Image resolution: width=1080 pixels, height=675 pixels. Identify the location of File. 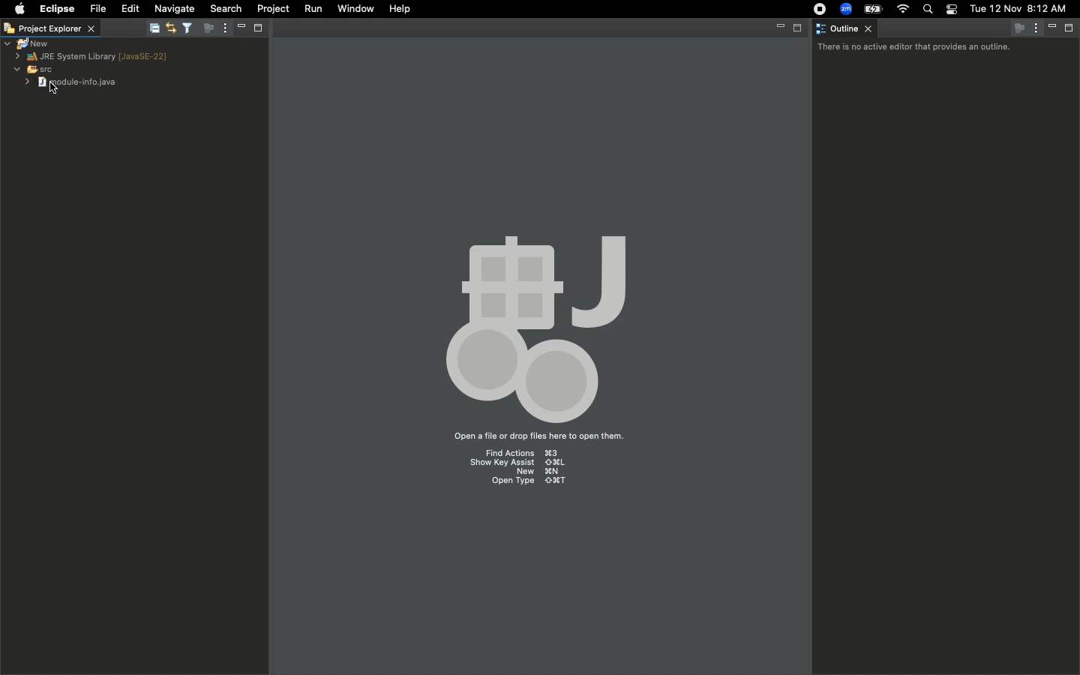
(97, 7).